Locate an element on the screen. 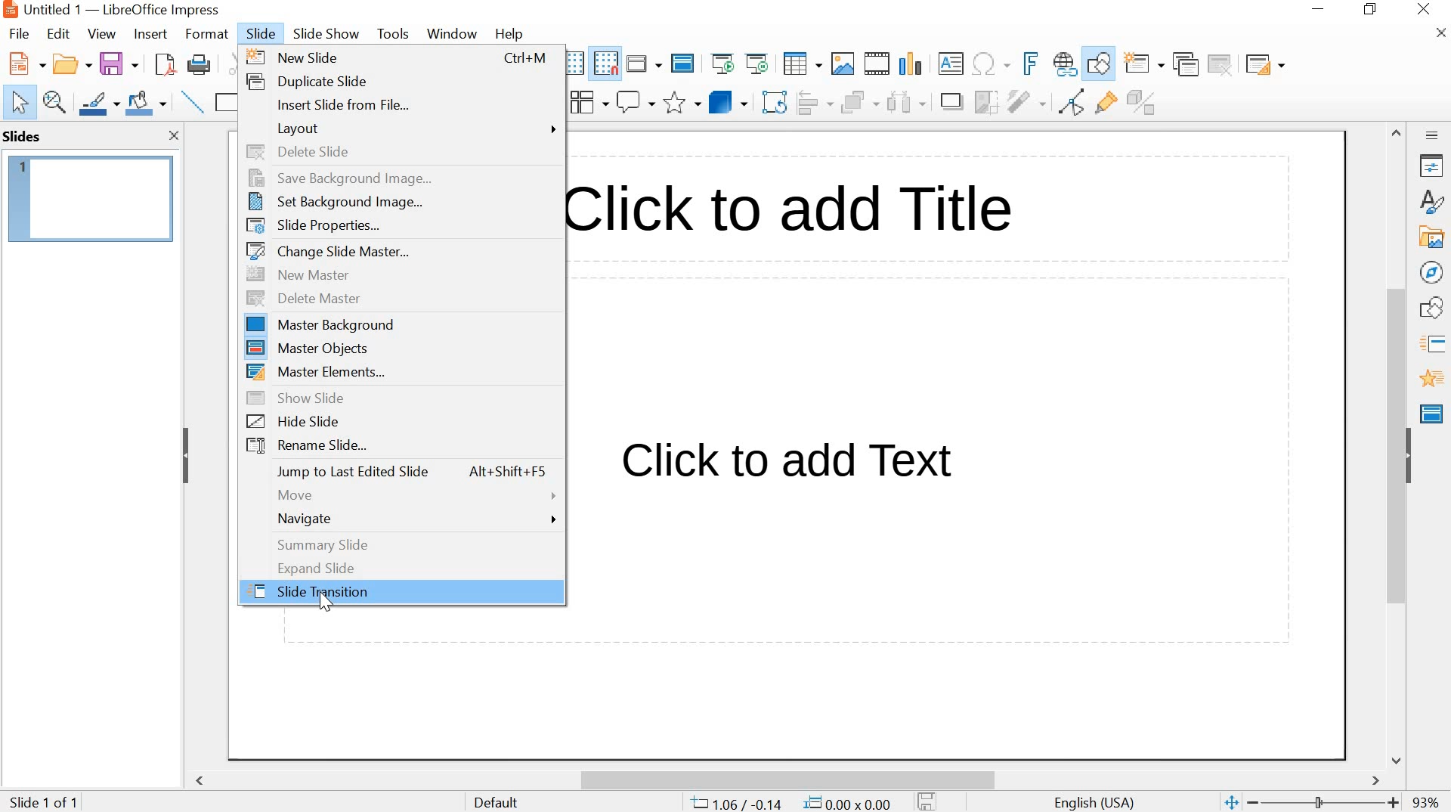 Image resolution: width=1451 pixels, height=812 pixels. Snap to grid is located at coordinates (604, 64).